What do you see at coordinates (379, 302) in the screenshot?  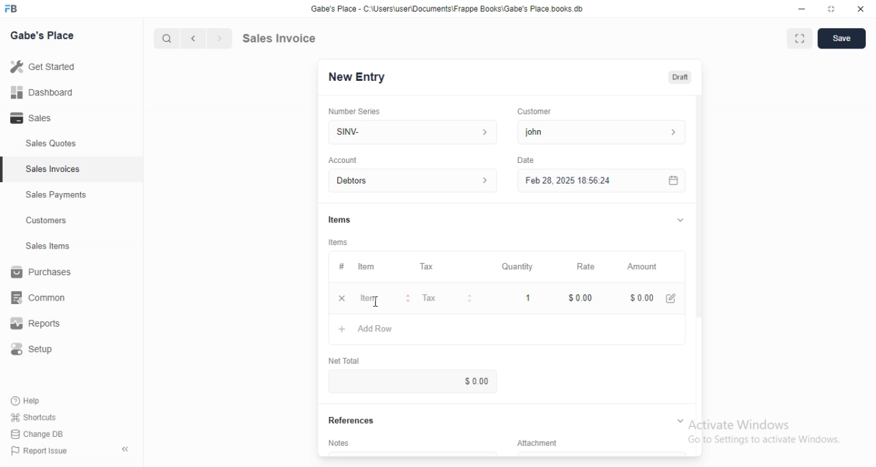 I see `cursor` at bounding box center [379, 302].